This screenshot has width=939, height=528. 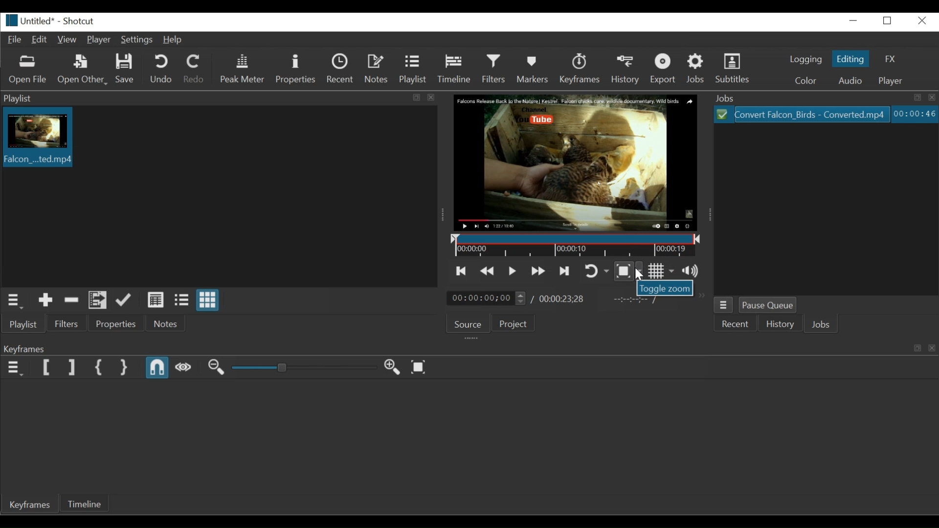 What do you see at coordinates (736, 68) in the screenshot?
I see `Subtitles` at bounding box center [736, 68].